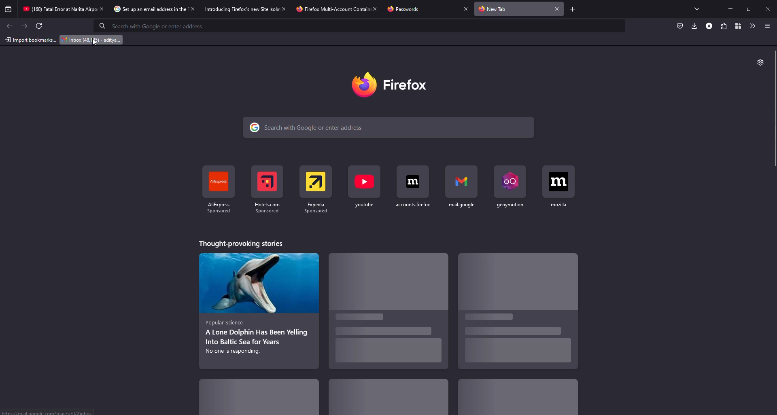  What do you see at coordinates (766, 26) in the screenshot?
I see `menu` at bounding box center [766, 26].